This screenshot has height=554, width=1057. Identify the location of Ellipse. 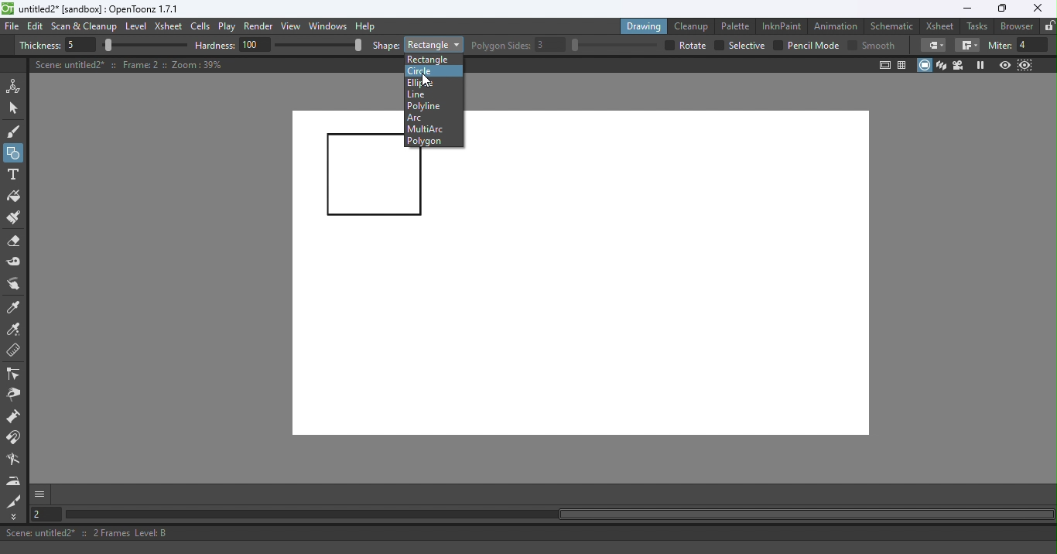
(425, 84).